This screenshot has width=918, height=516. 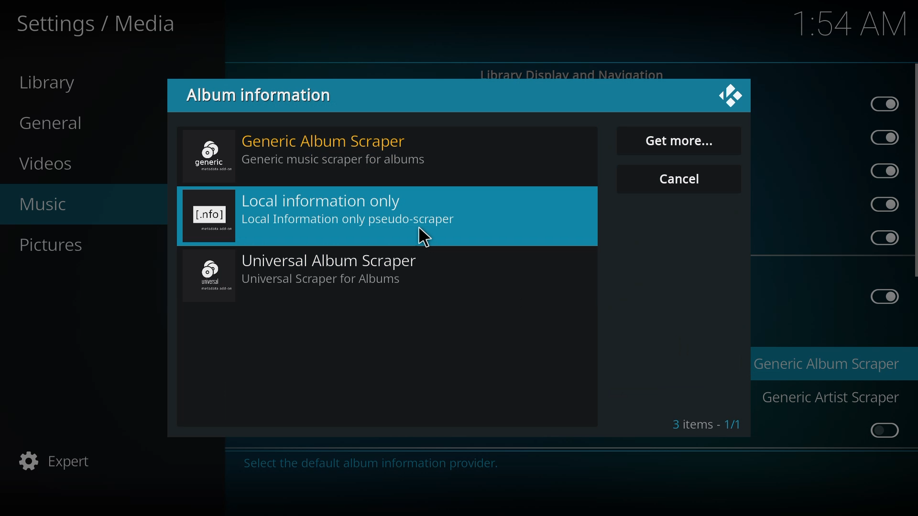 What do you see at coordinates (880, 137) in the screenshot?
I see `enabled` at bounding box center [880, 137].